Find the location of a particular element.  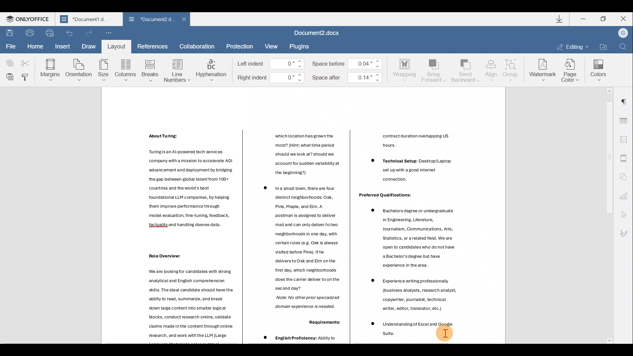

 is located at coordinates (384, 196).